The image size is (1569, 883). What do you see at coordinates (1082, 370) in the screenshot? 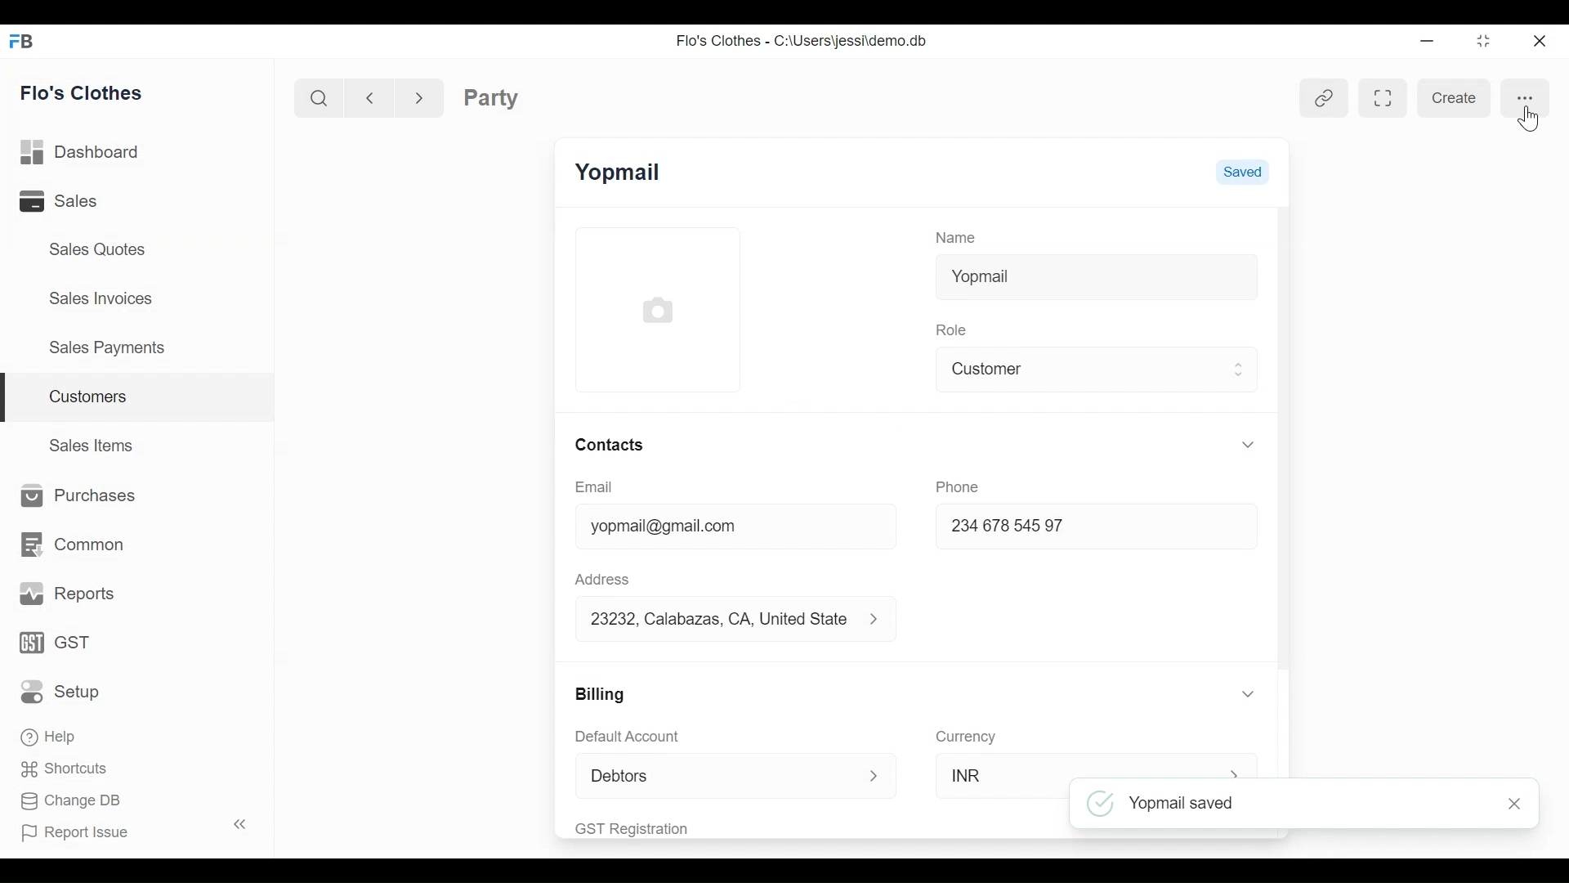
I see `Customer` at bounding box center [1082, 370].